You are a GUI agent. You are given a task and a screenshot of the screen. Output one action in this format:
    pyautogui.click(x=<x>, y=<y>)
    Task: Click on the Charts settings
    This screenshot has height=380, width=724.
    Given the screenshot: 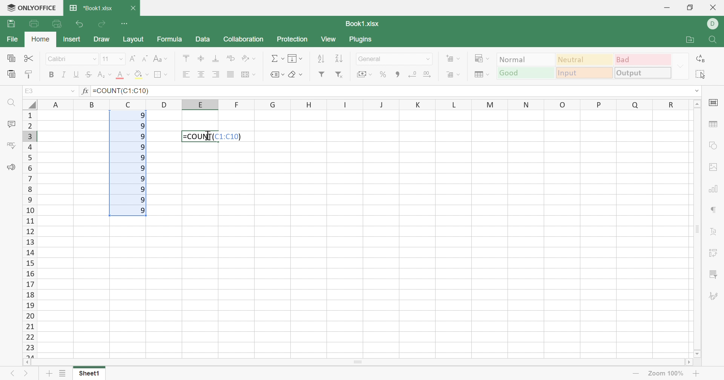 What is the action you would take?
    pyautogui.click(x=715, y=190)
    